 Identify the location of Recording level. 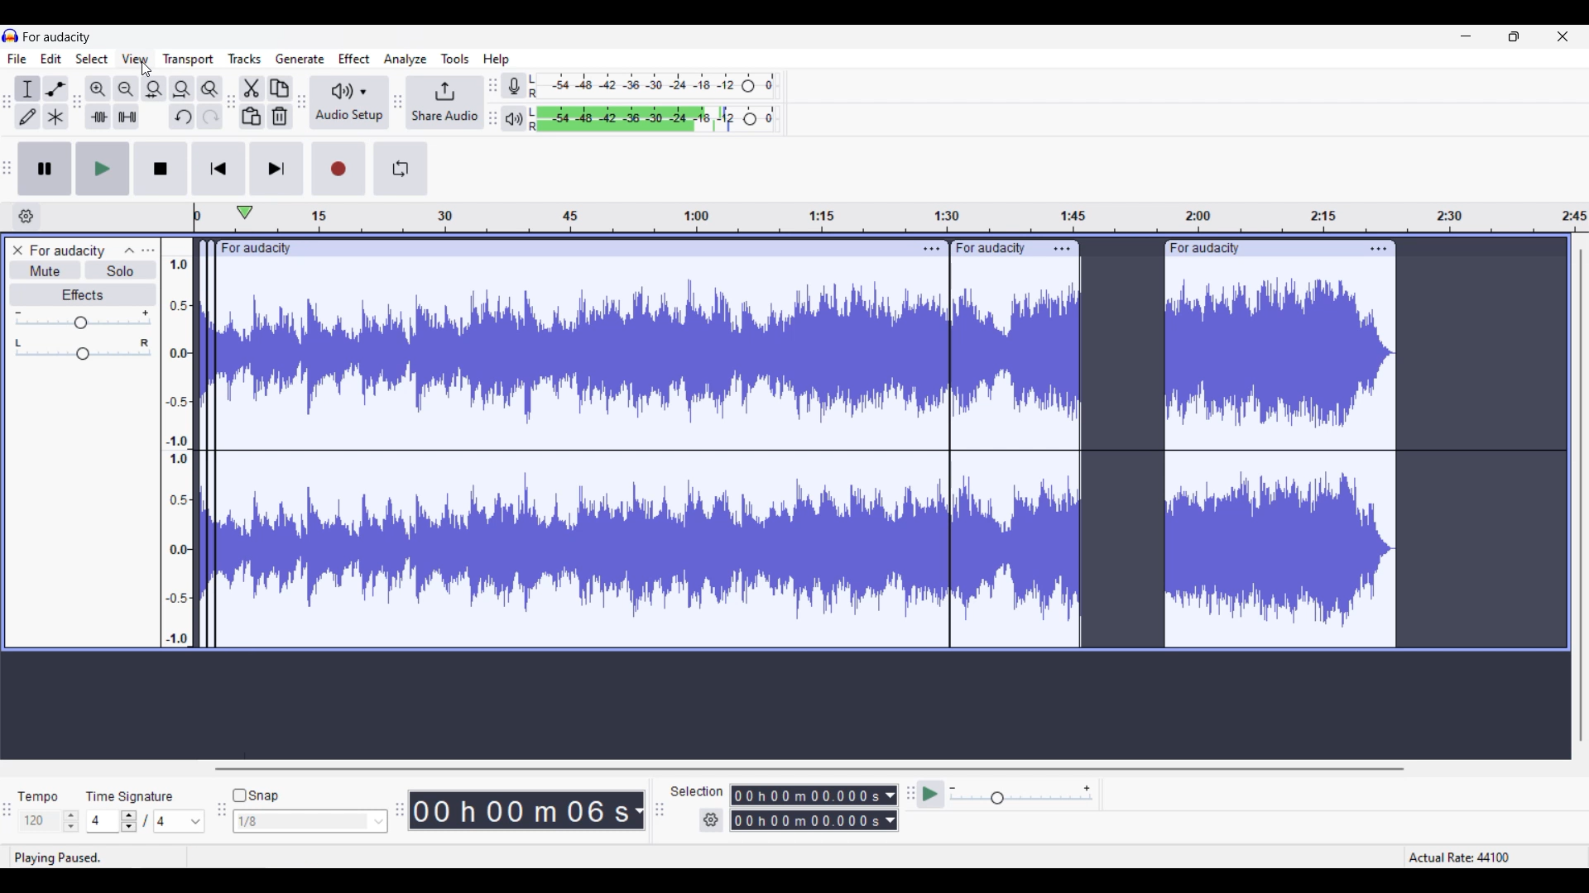
(653, 86).